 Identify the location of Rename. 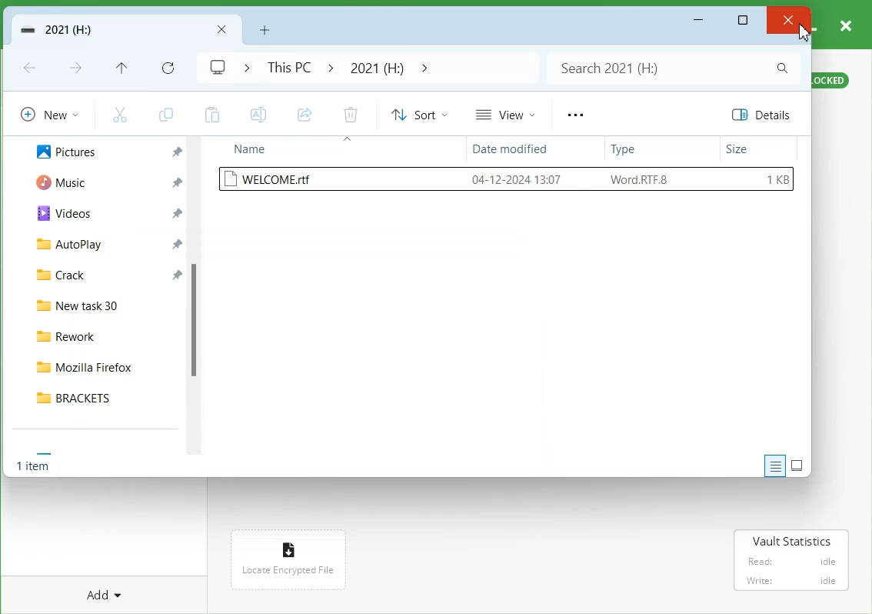
(257, 114).